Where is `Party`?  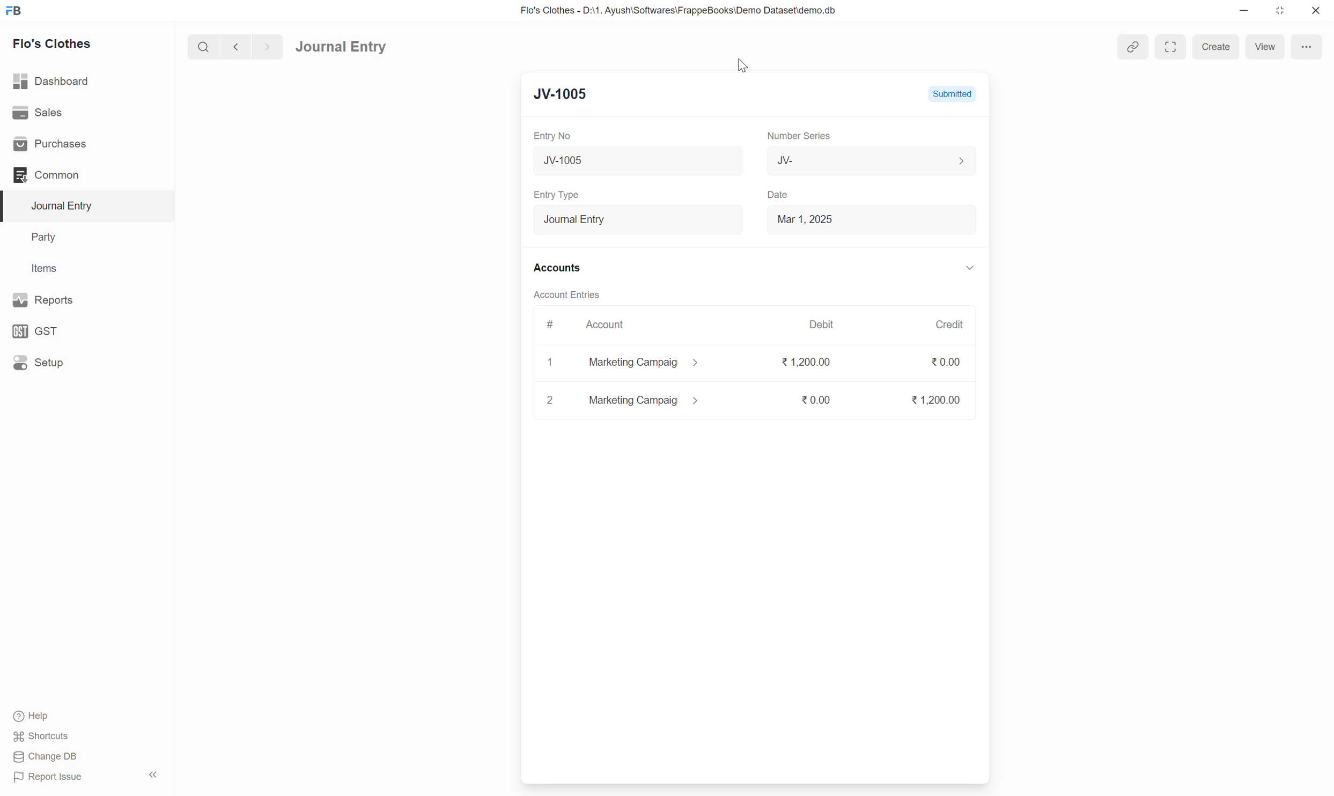 Party is located at coordinates (47, 238).